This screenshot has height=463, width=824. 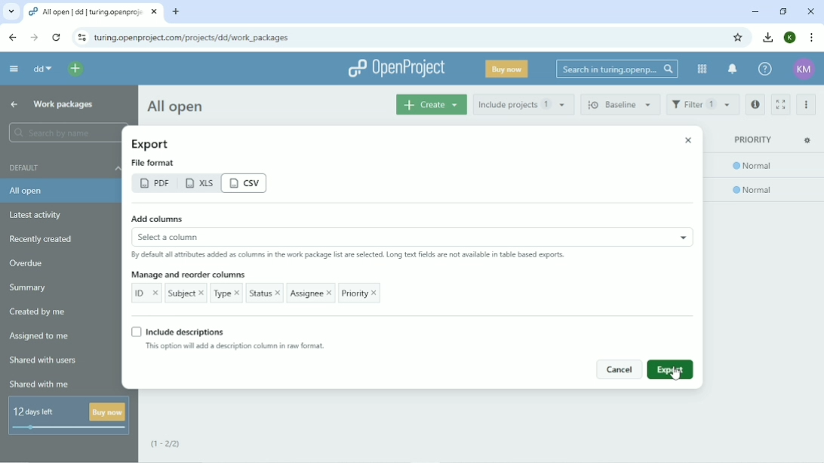 What do you see at coordinates (63, 132) in the screenshot?
I see `Search by name` at bounding box center [63, 132].